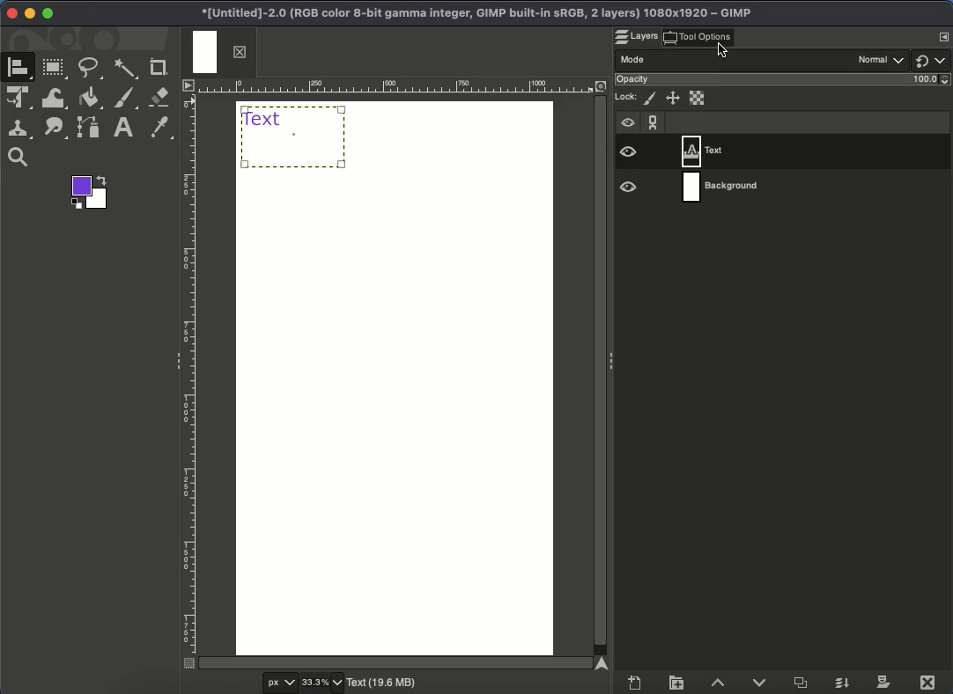 This screenshot has width=953, height=694. Describe the element at coordinates (30, 14) in the screenshot. I see `Minimize` at that location.